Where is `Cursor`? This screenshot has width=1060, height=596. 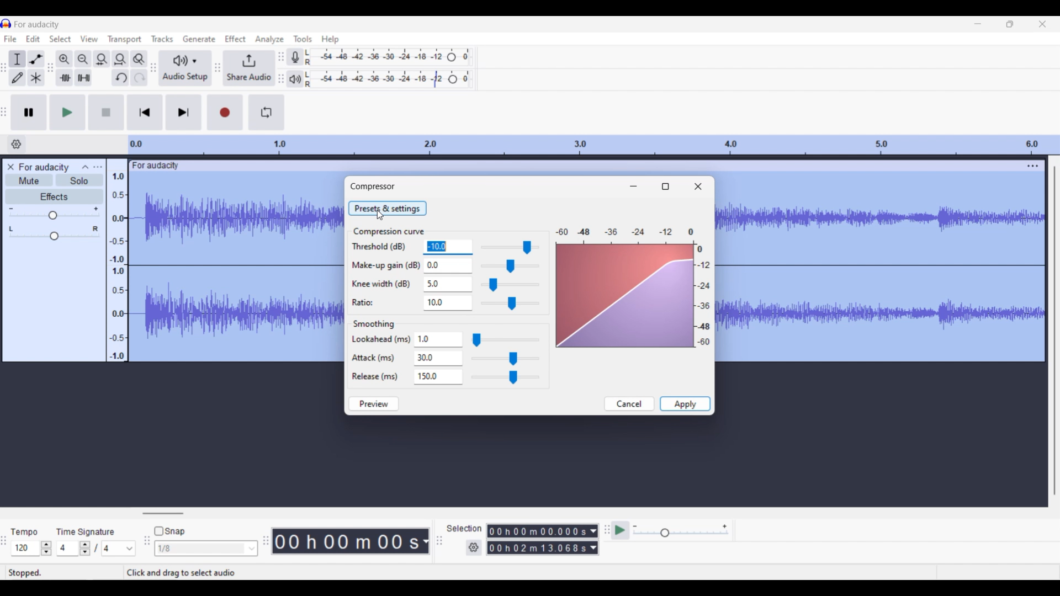 Cursor is located at coordinates (379, 215).